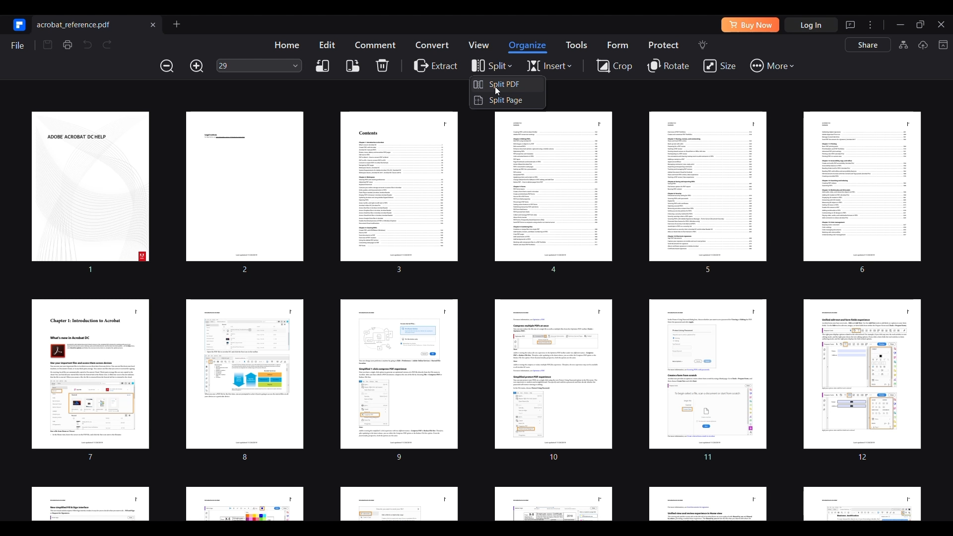 The image size is (953, 536). What do you see at coordinates (98, 24) in the screenshot?
I see `Current open file` at bounding box center [98, 24].